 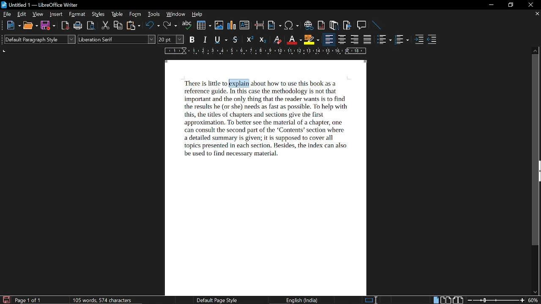 I want to click on insert text, so click(x=244, y=25).